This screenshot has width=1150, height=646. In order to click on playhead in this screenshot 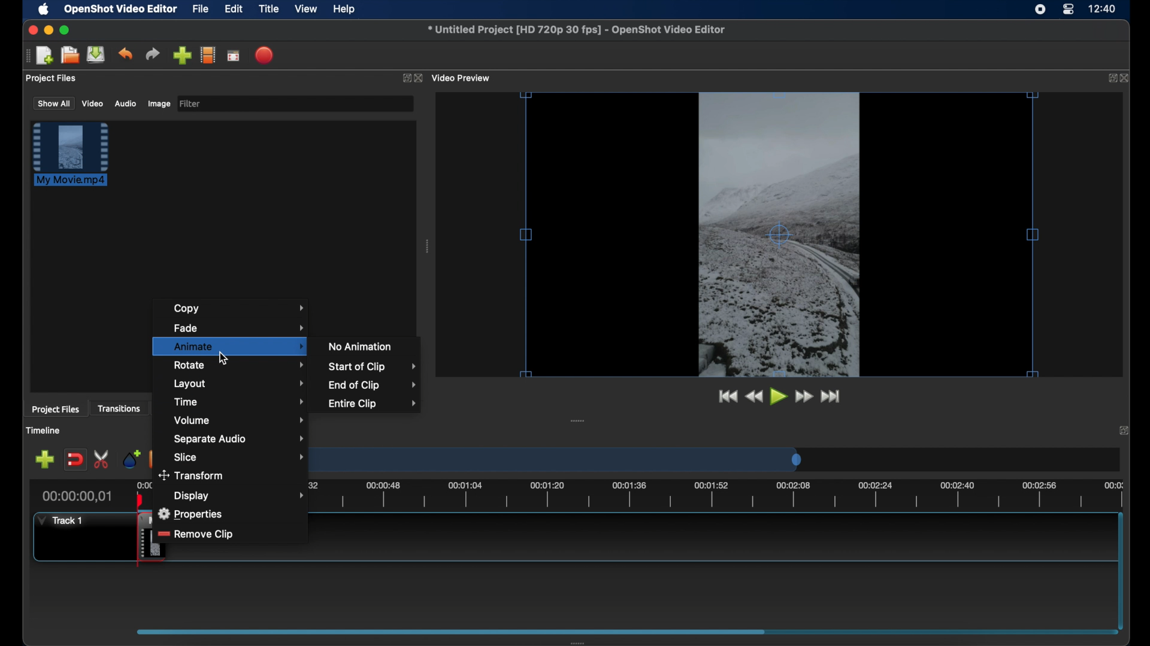, I will do `click(139, 498)`.